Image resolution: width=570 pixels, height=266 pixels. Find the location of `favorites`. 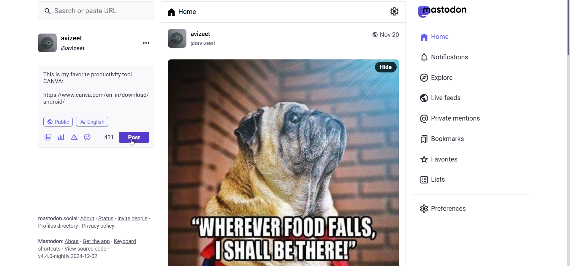

favorites is located at coordinates (441, 160).